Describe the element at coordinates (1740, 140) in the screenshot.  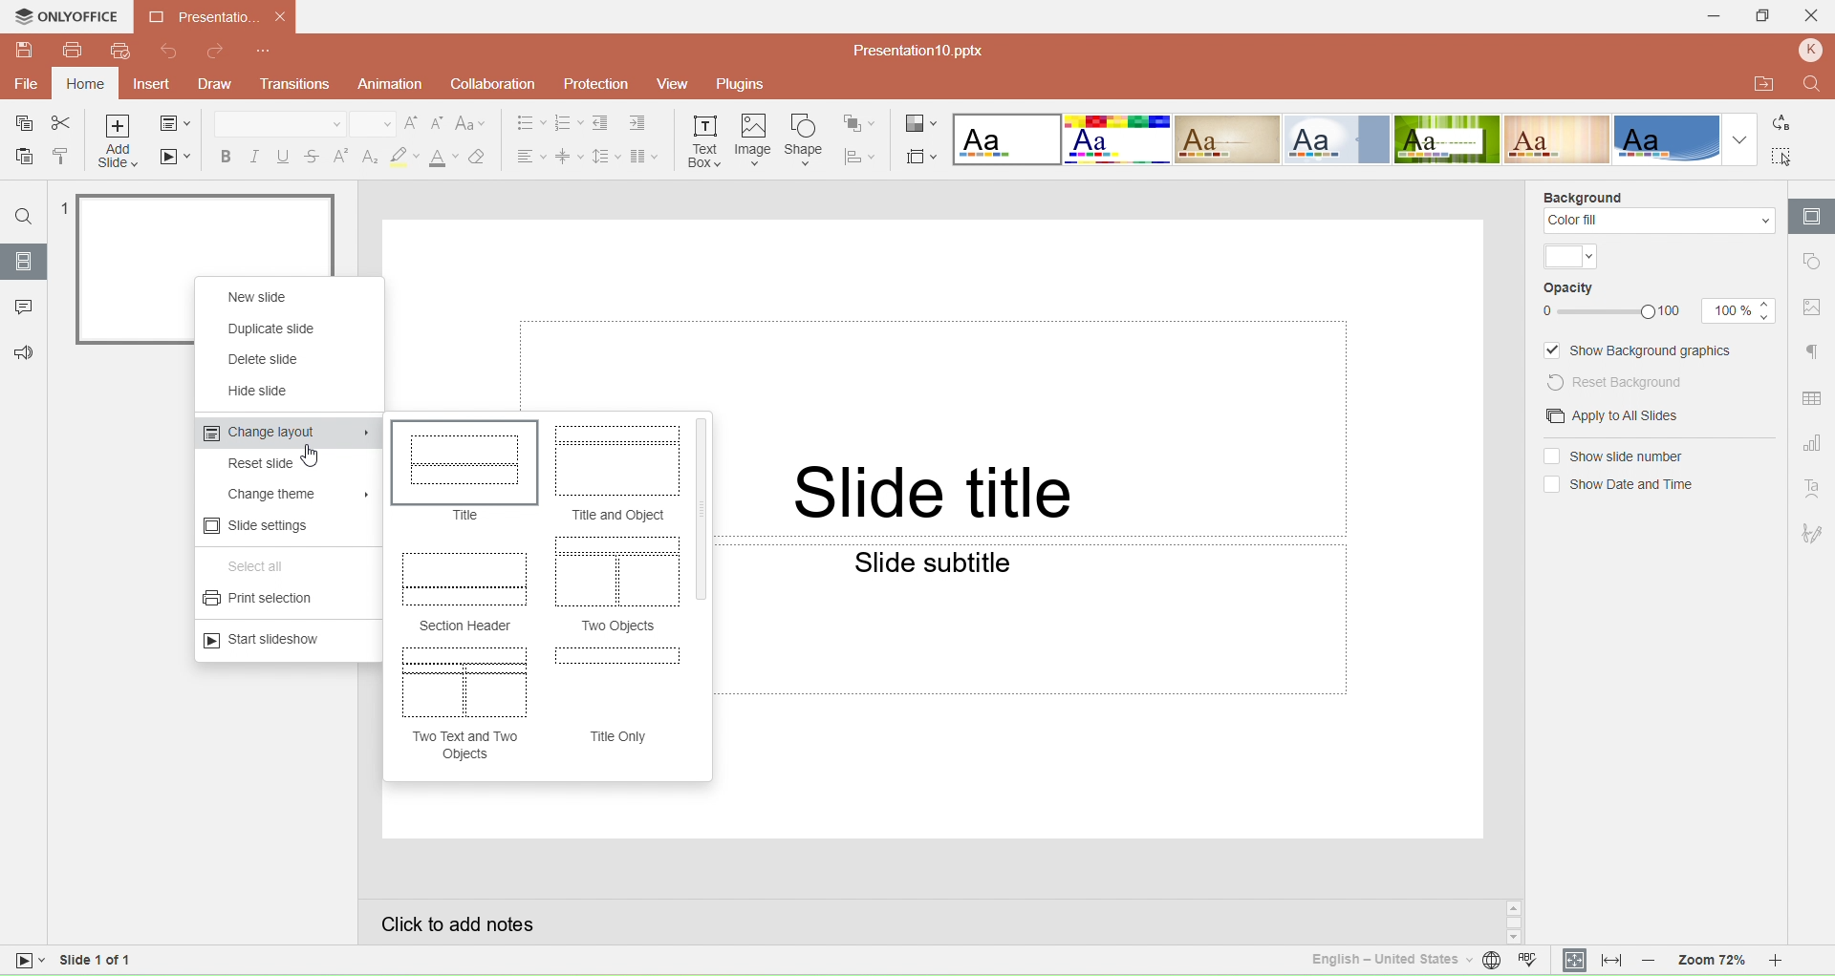
I see `Dropdown` at that location.